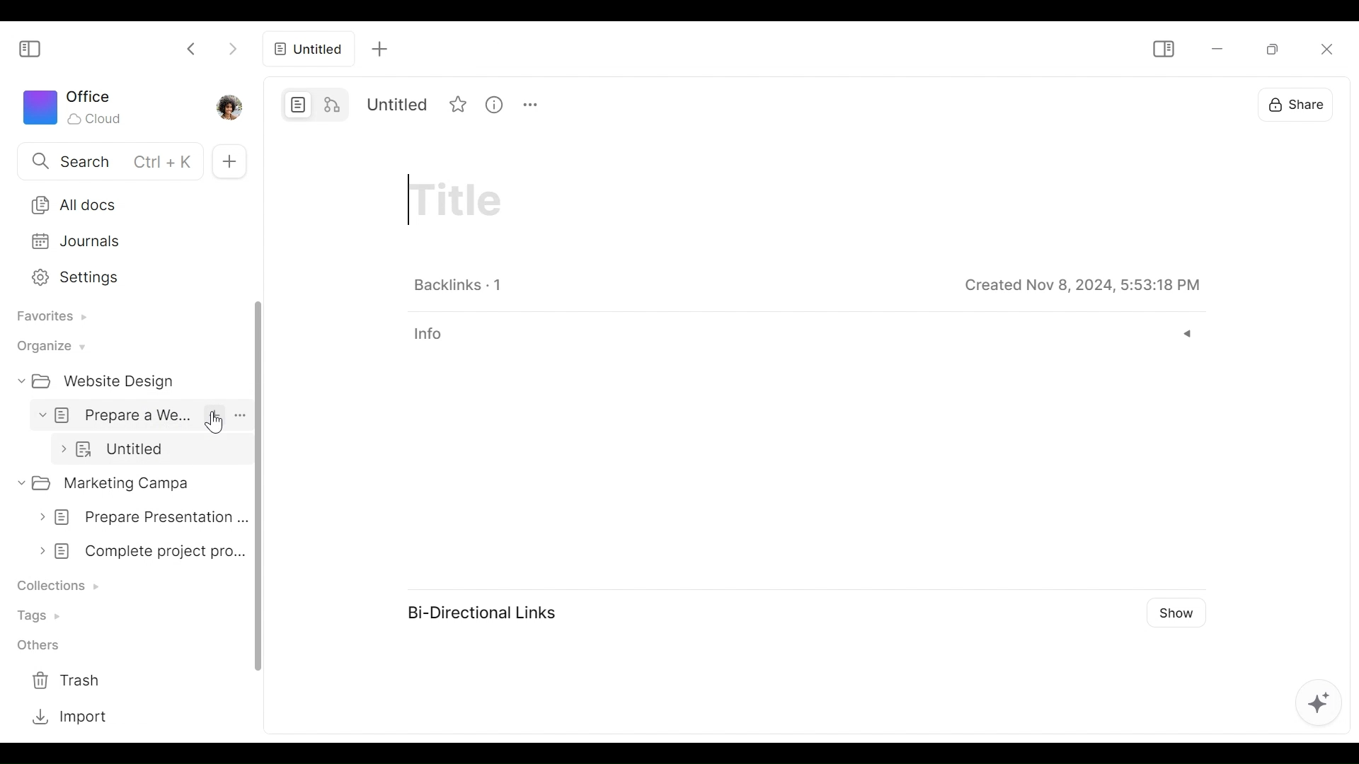  I want to click on AFFiNE AI, so click(1322, 706).